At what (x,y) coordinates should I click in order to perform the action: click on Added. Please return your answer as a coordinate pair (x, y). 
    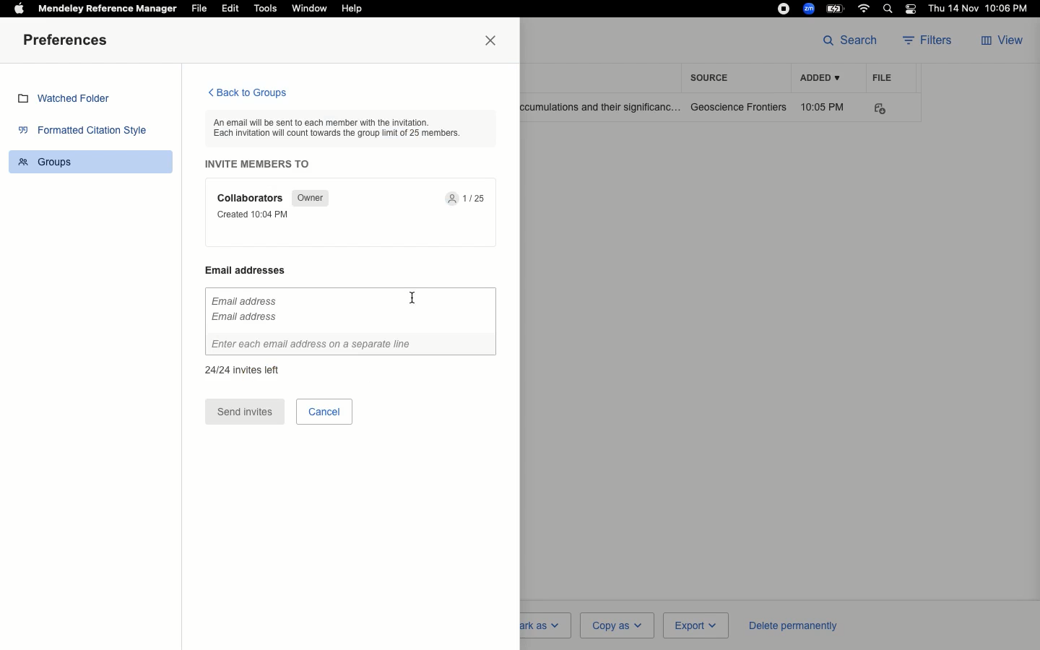
    Looking at the image, I should click on (819, 79).